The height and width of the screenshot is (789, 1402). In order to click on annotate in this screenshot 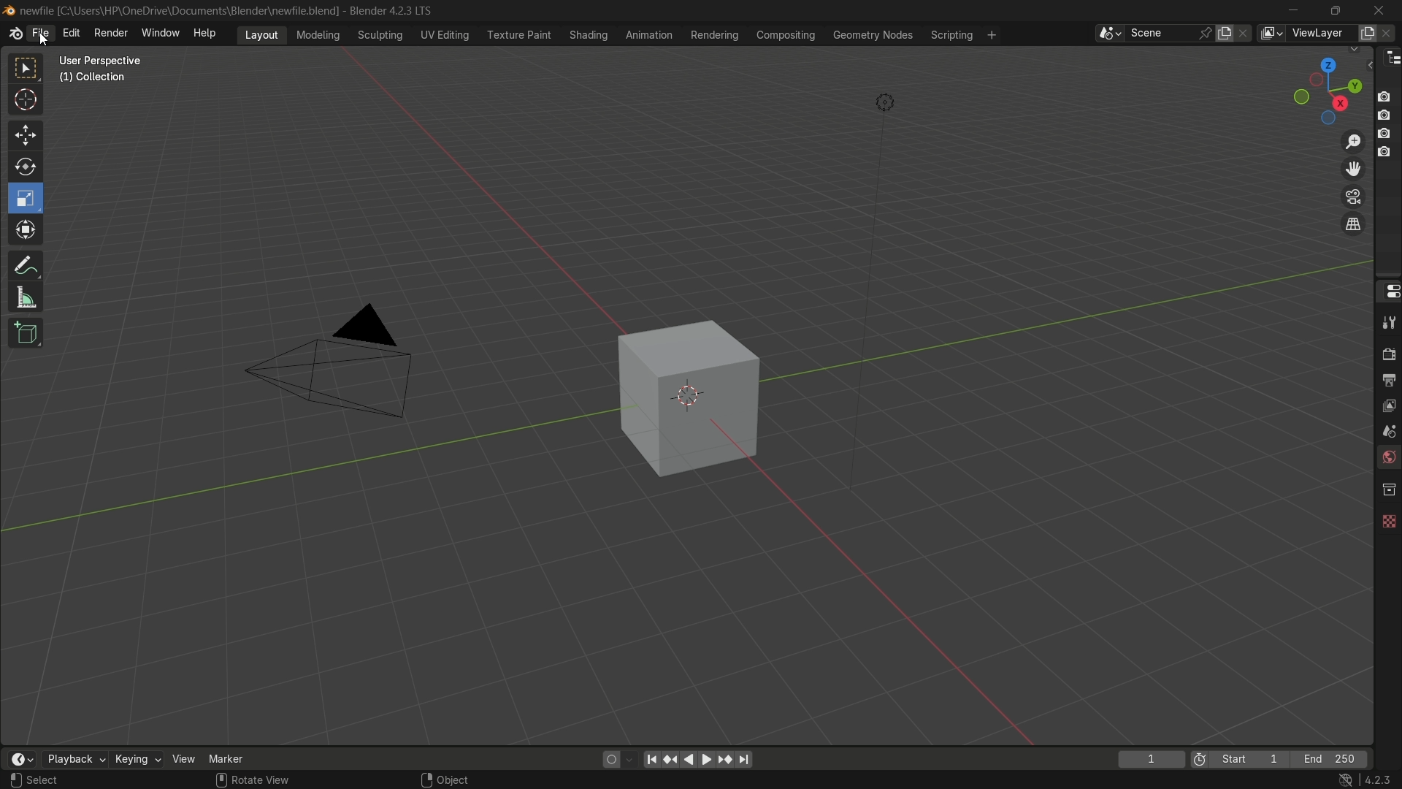, I will do `click(25, 264)`.